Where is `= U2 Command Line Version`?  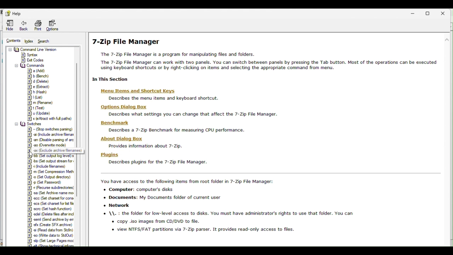
= U2 Command Line Version is located at coordinates (35, 49).